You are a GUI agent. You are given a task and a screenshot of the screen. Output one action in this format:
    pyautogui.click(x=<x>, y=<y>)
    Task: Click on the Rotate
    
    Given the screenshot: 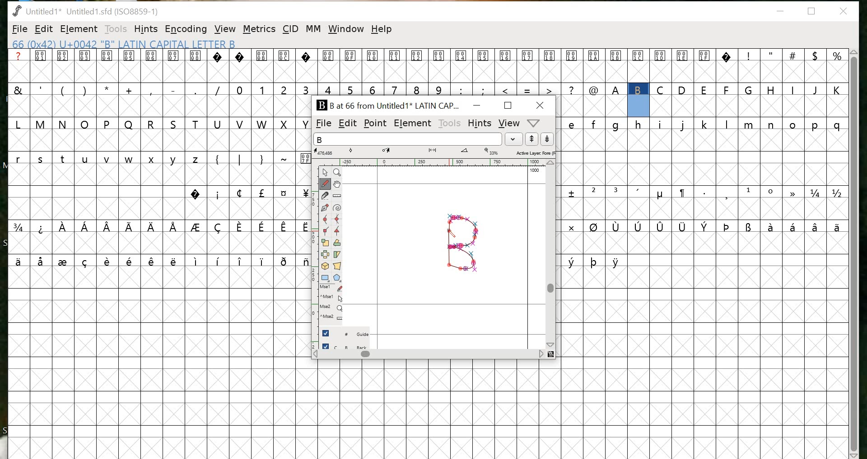 What is the action you would take?
    pyautogui.click(x=337, y=243)
    